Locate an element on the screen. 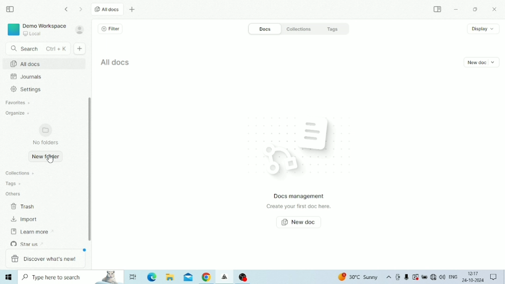  Journals is located at coordinates (26, 76).